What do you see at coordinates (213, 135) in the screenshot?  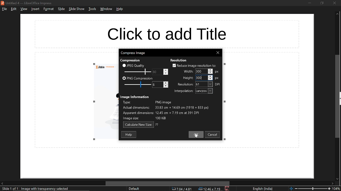 I see `cancel` at bounding box center [213, 135].